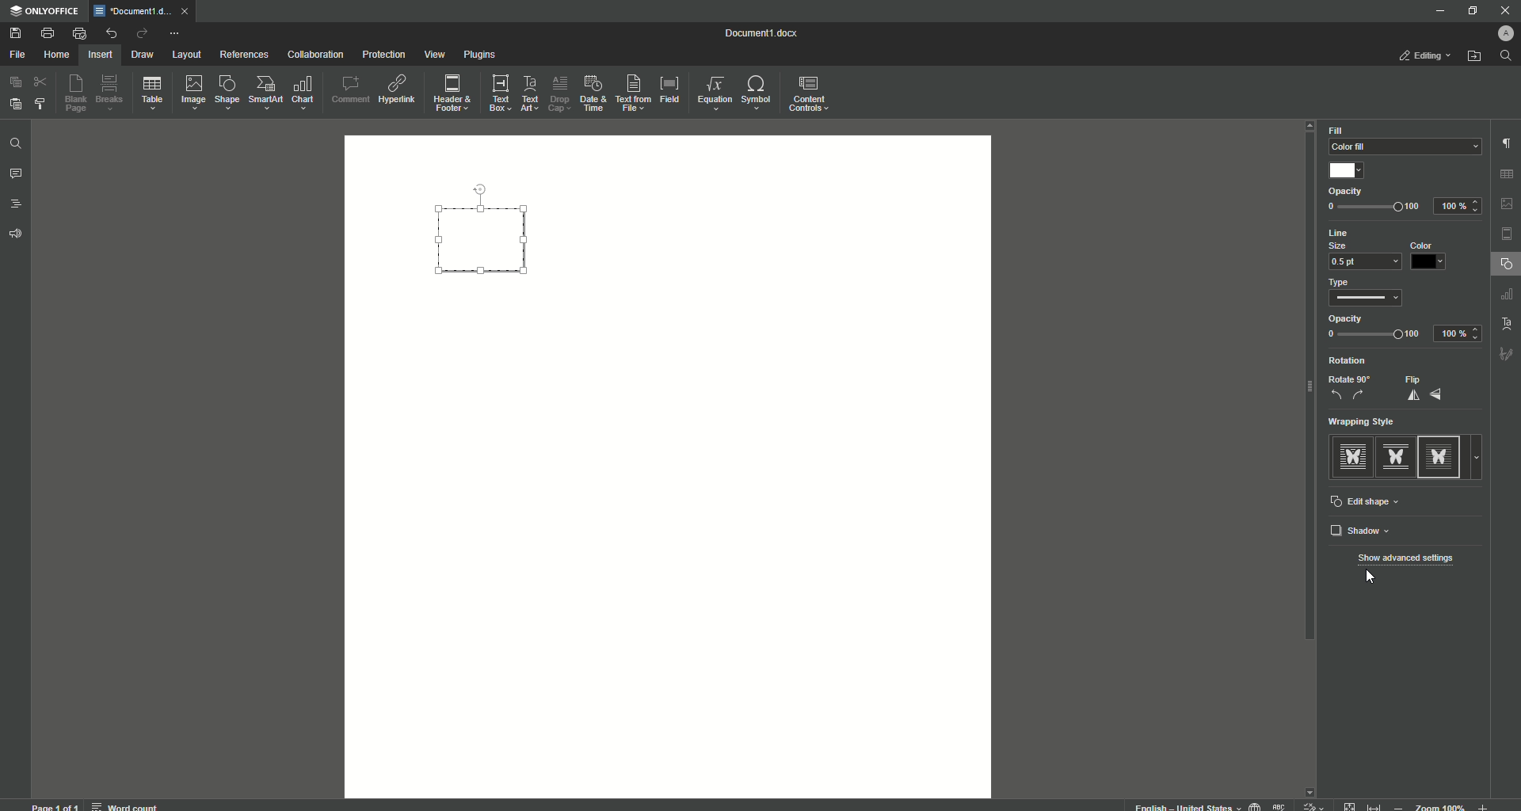 The width and height of the screenshot is (1521, 811). I want to click on View, so click(433, 55).